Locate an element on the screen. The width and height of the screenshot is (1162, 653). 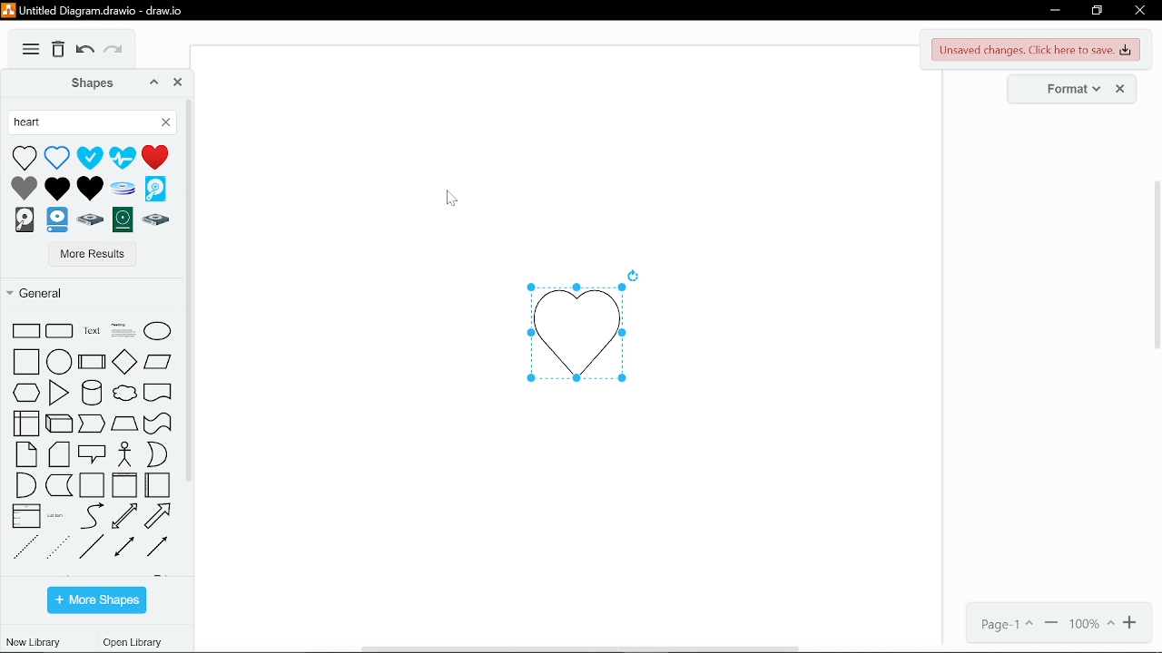
parallelogram is located at coordinates (159, 364).